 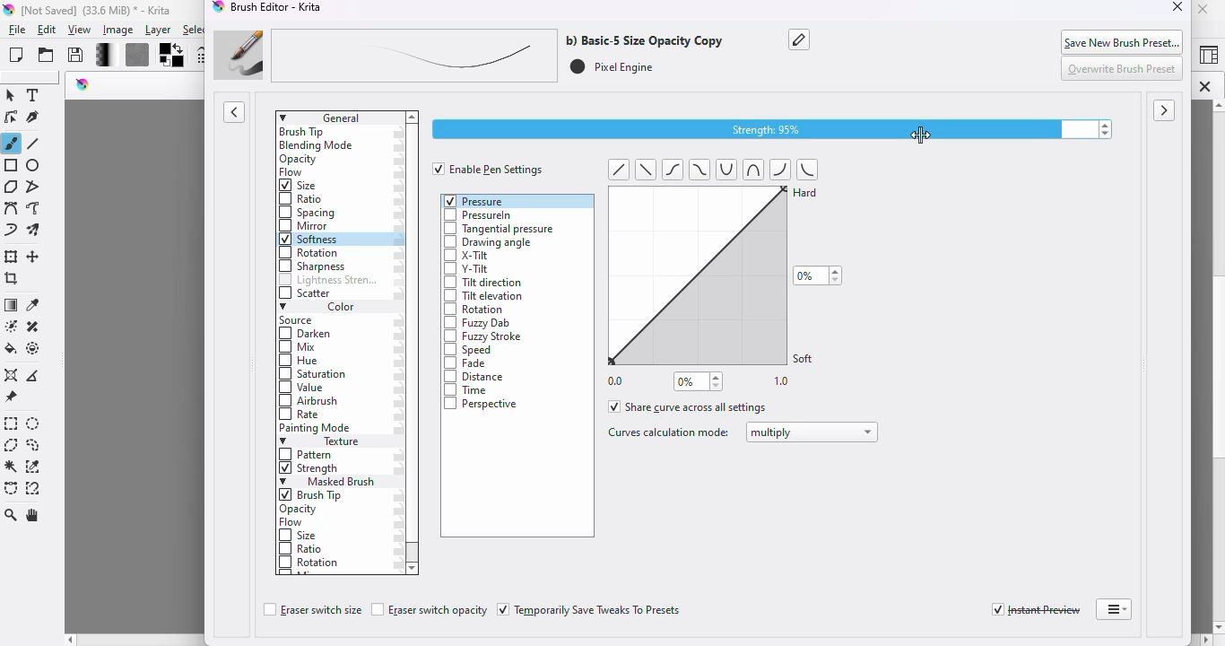 I want to click on close, so click(x=1204, y=9).